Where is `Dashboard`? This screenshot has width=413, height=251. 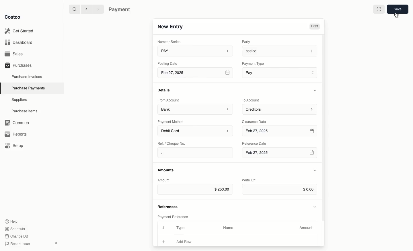
Dashboard is located at coordinates (20, 42).